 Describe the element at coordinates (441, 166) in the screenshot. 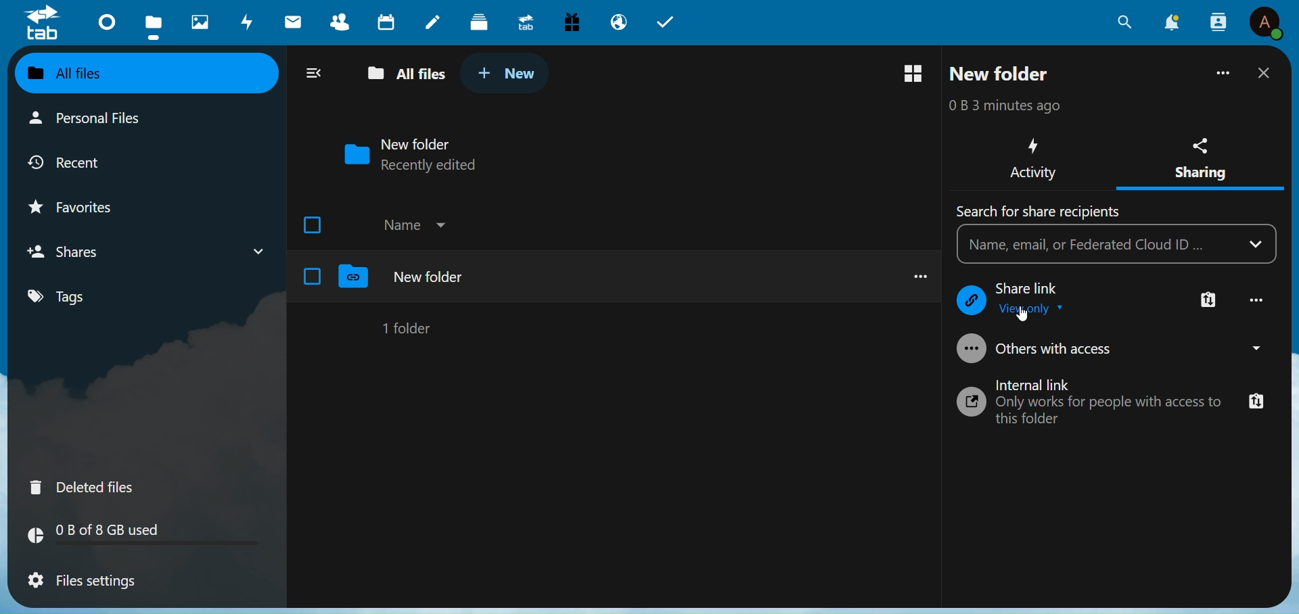

I see `Recently Added` at that location.